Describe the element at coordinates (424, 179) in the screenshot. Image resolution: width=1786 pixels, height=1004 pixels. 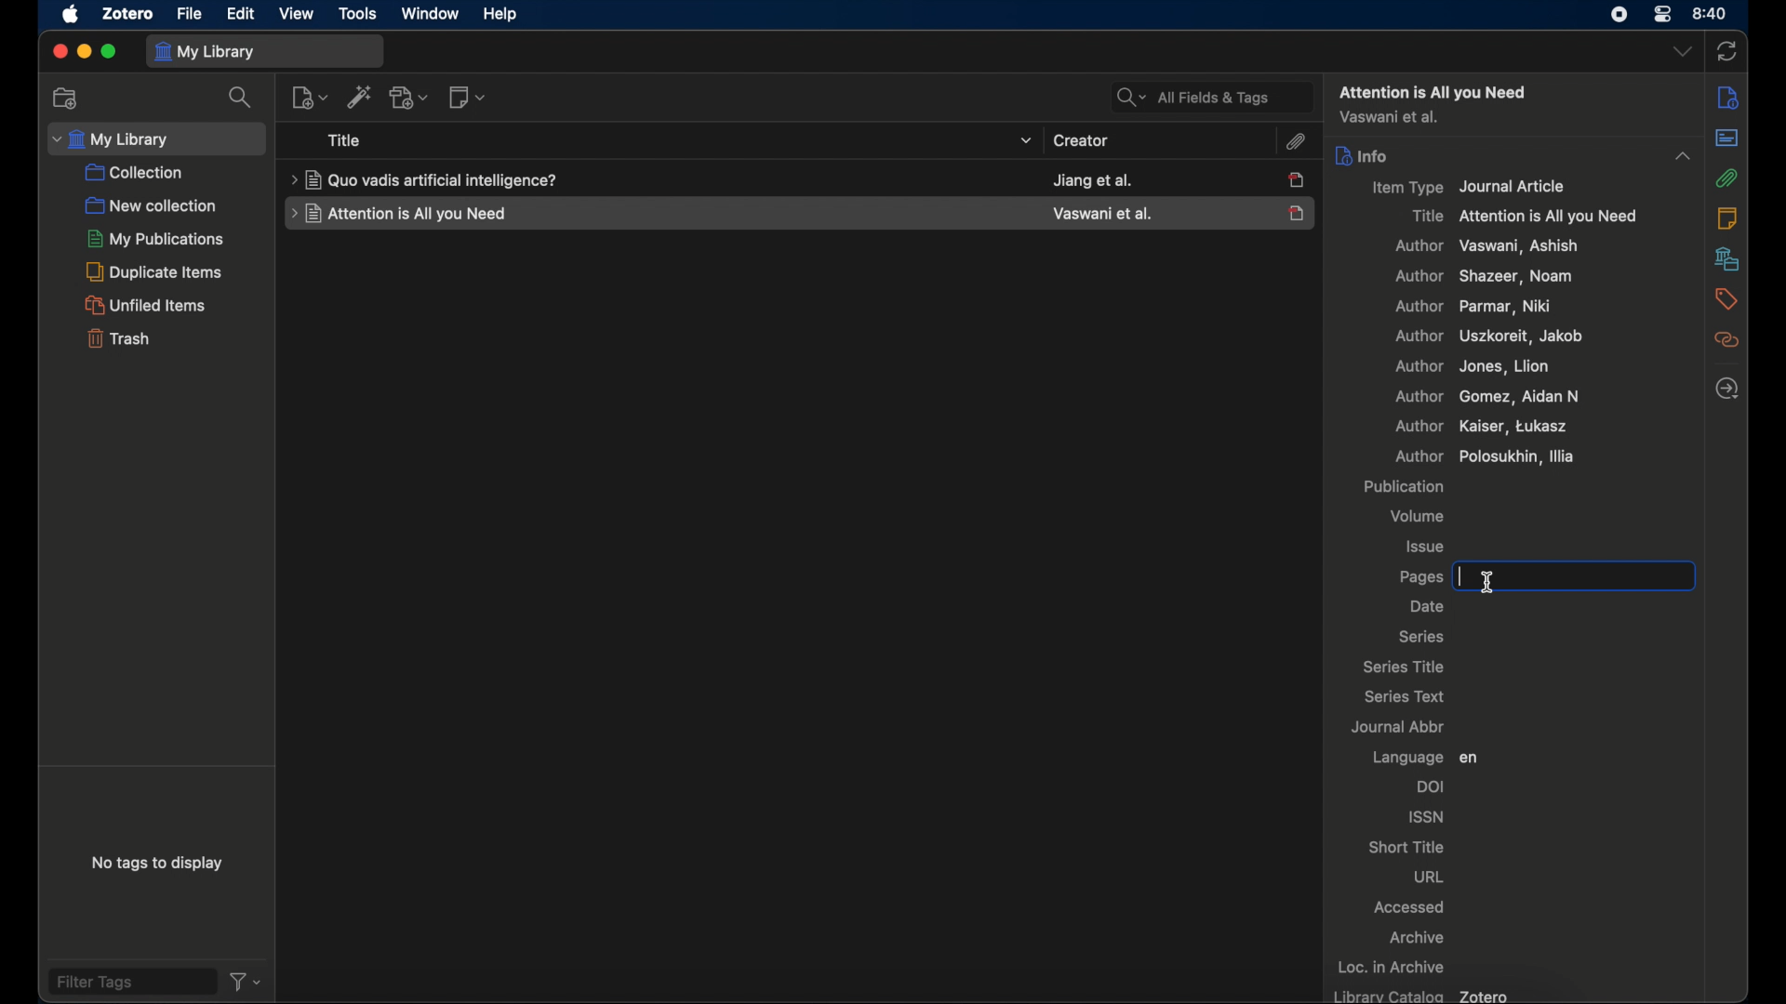
I see `title` at that location.